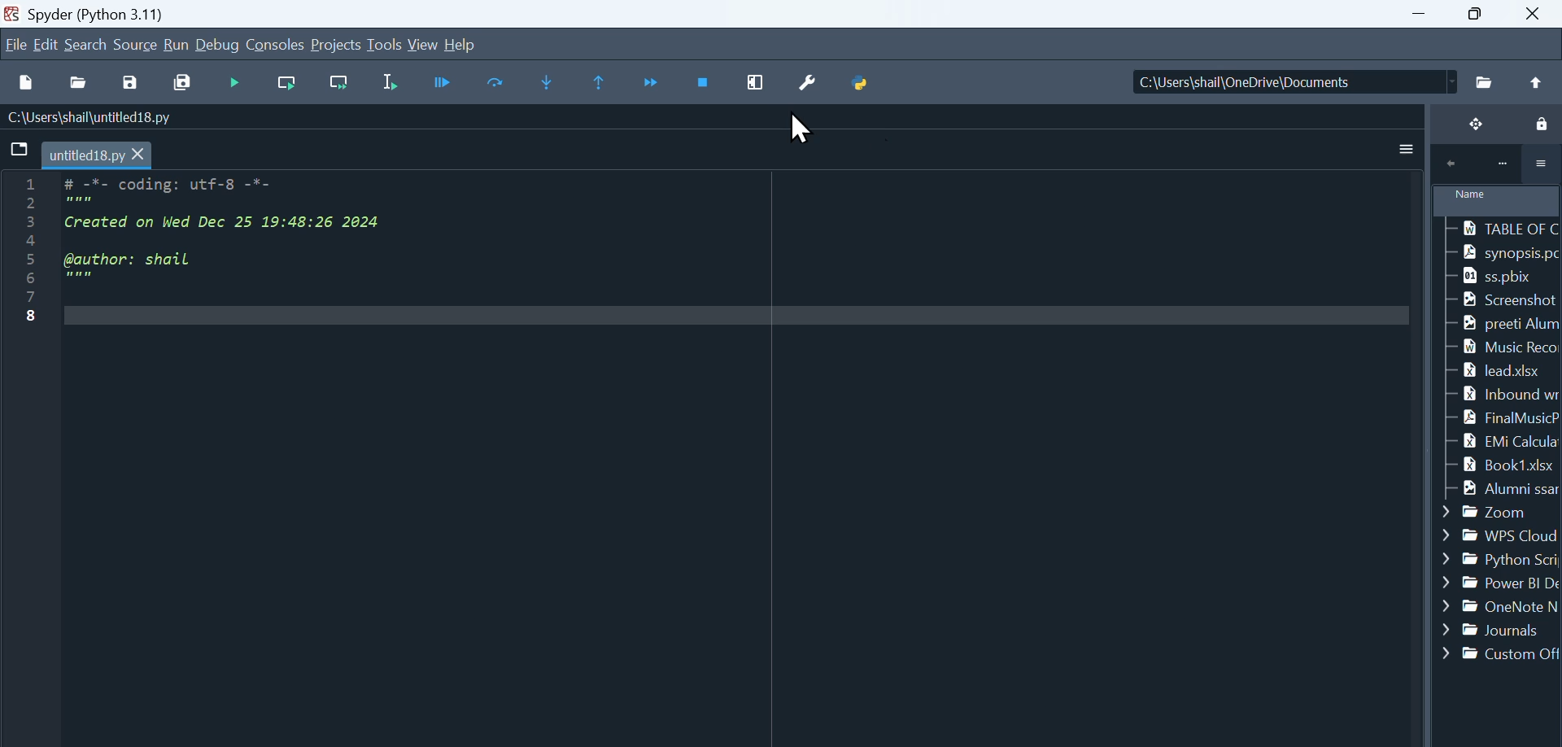  Describe the element at coordinates (1498, 200) in the screenshot. I see `name` at that location.